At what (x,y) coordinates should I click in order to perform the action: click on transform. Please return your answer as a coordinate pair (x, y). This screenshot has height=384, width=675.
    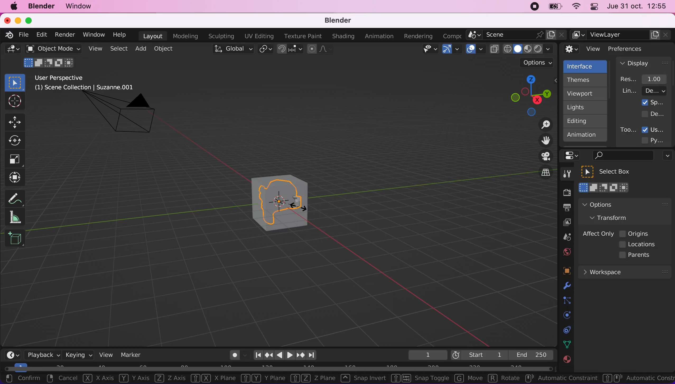
    Looking at the image, I should click on (16, 177).